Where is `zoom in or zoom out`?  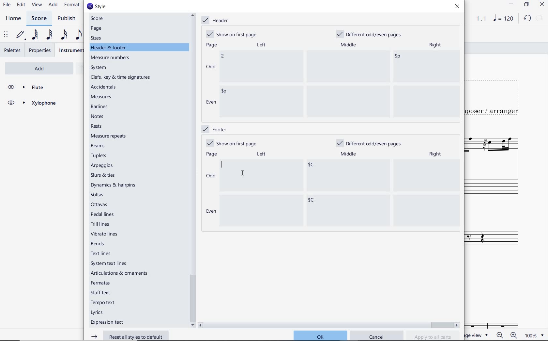
zoom in or zoom out is located at coordinates (506, 335).